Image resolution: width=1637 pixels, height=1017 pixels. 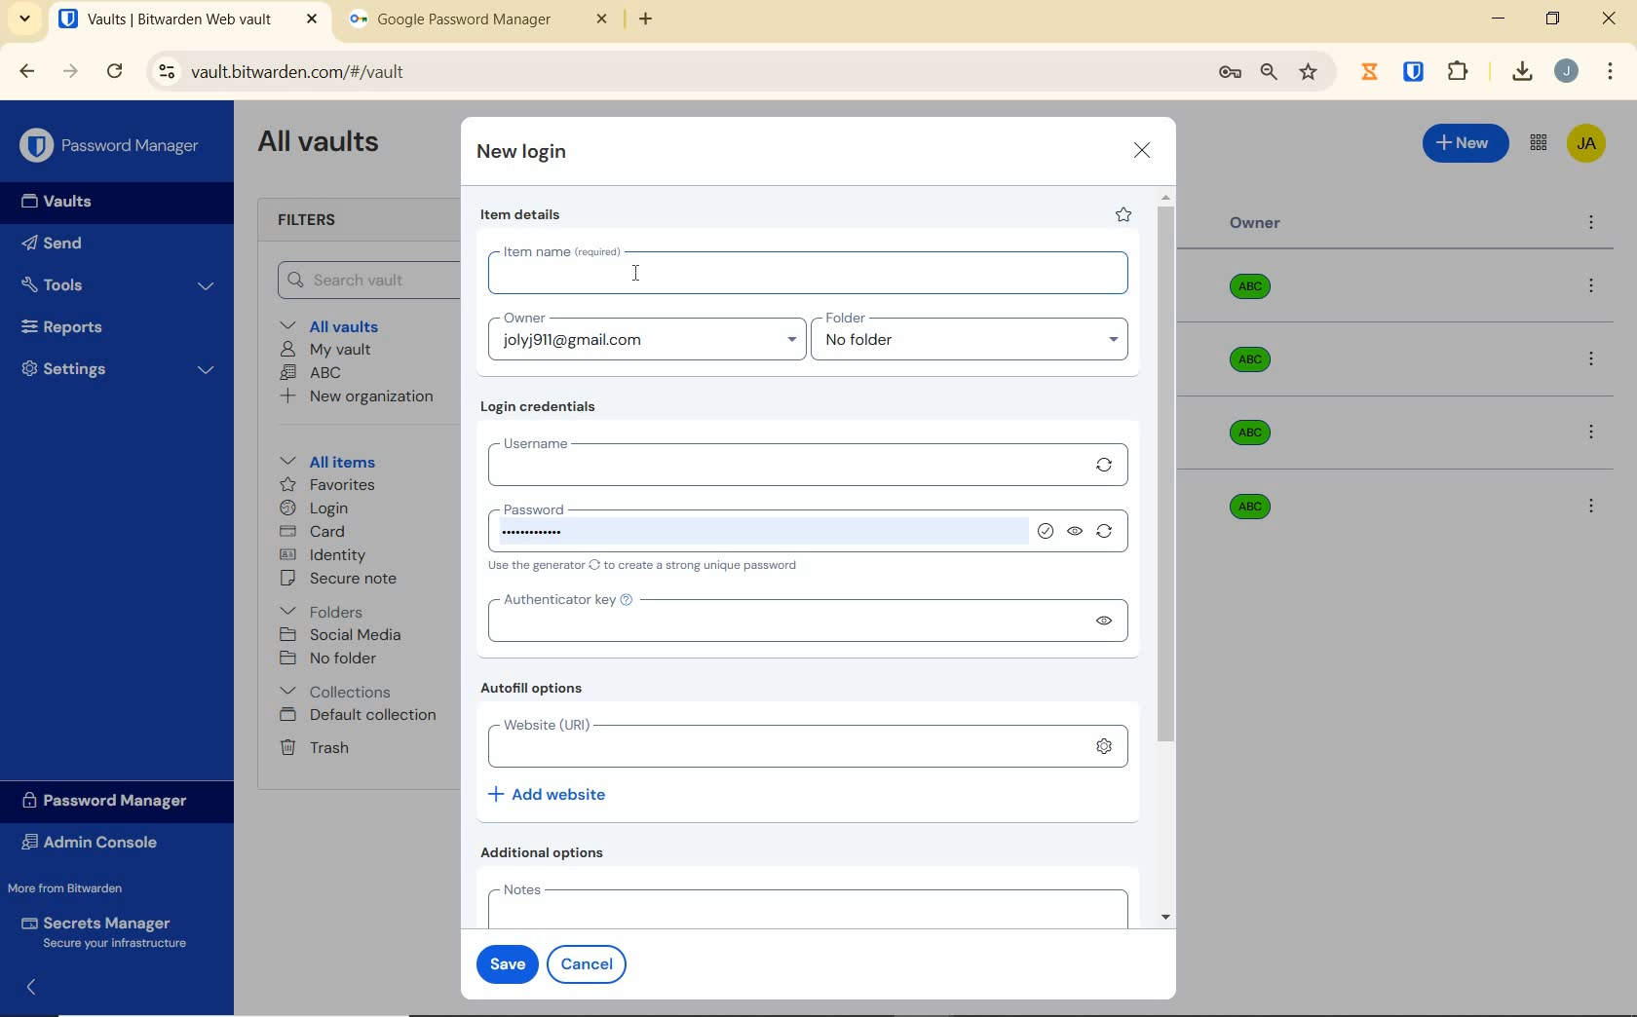 What do you see at coordinates (24, 21) in the screenshot?
I see `search tabs` at bounding box center [24, 21].